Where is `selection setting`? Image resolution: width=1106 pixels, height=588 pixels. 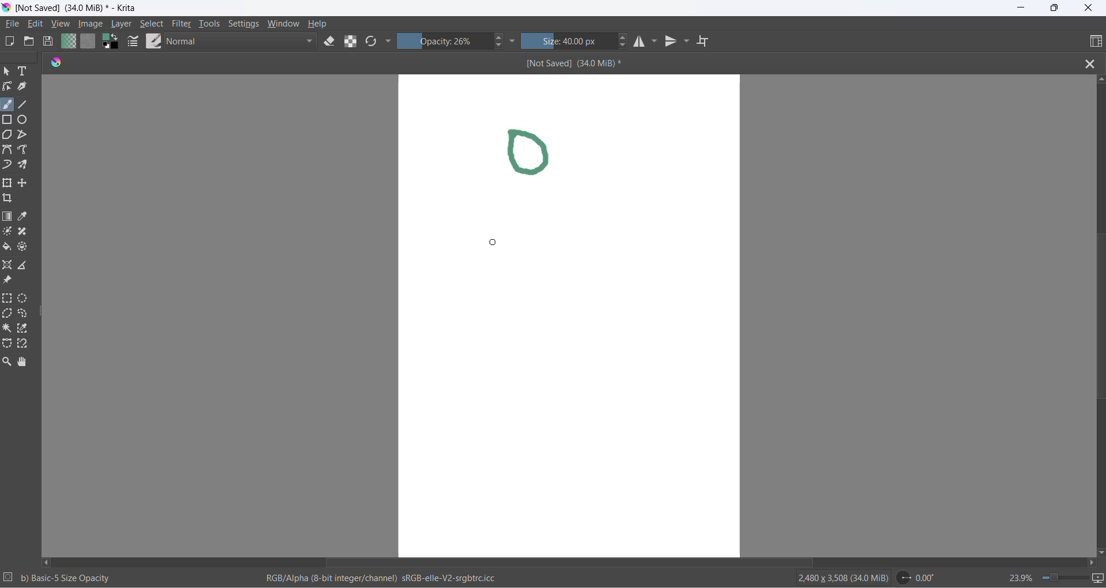
selection setting is located at coordinates (9, 578).